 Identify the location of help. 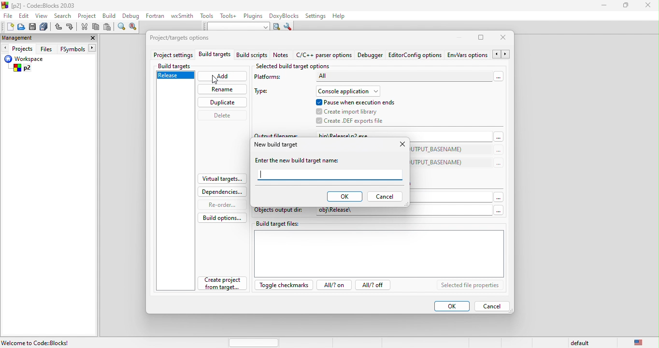
(339, 17).